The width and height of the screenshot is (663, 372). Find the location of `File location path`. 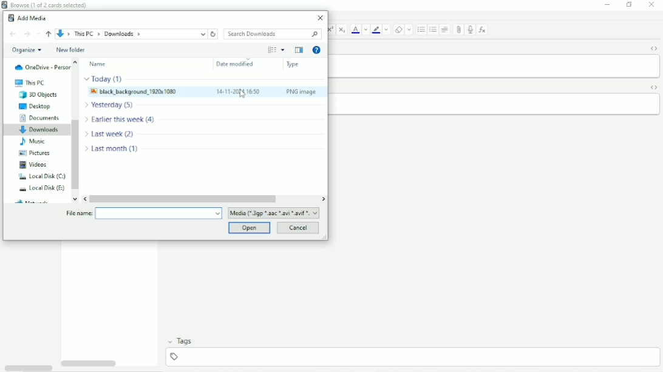

File location path is located at coordinates (124, 34).